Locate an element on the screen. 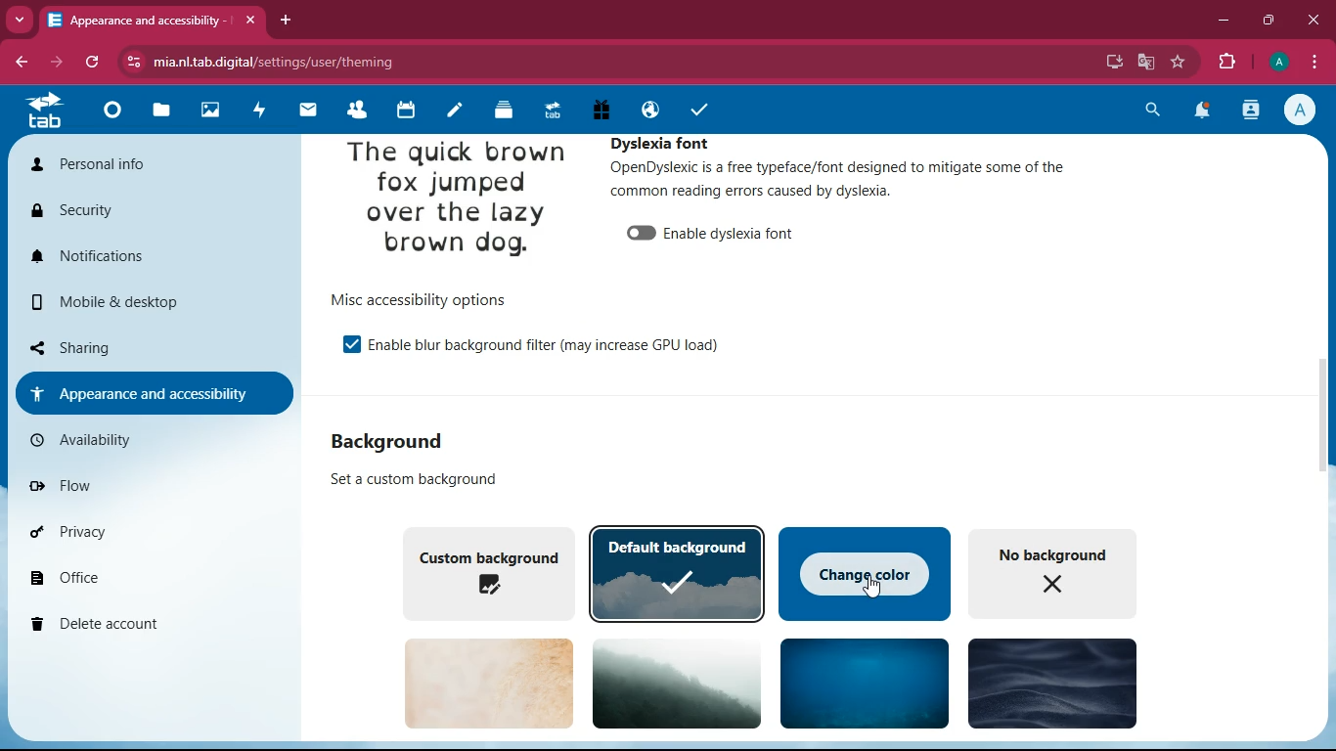 The width and height of the screenshot is (1336, 751). background is located at coordinates (489, 683).